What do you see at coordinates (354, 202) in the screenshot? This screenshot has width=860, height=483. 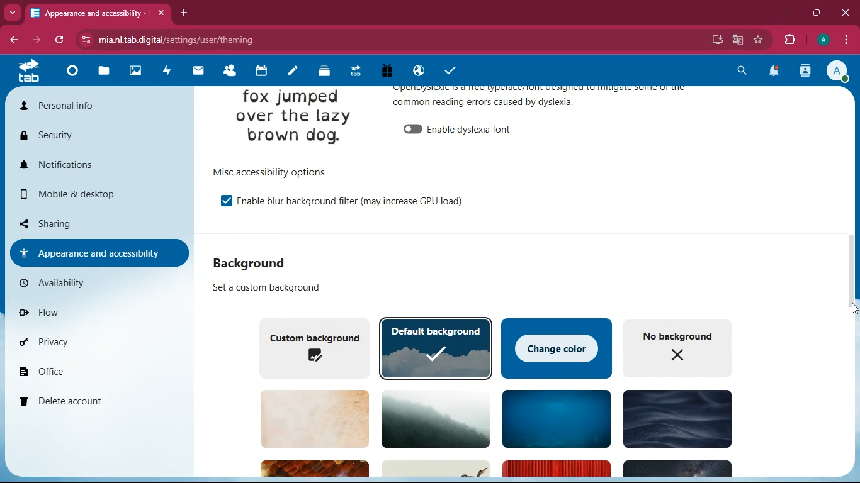 I see `enable` at bounding box center [354, 202].